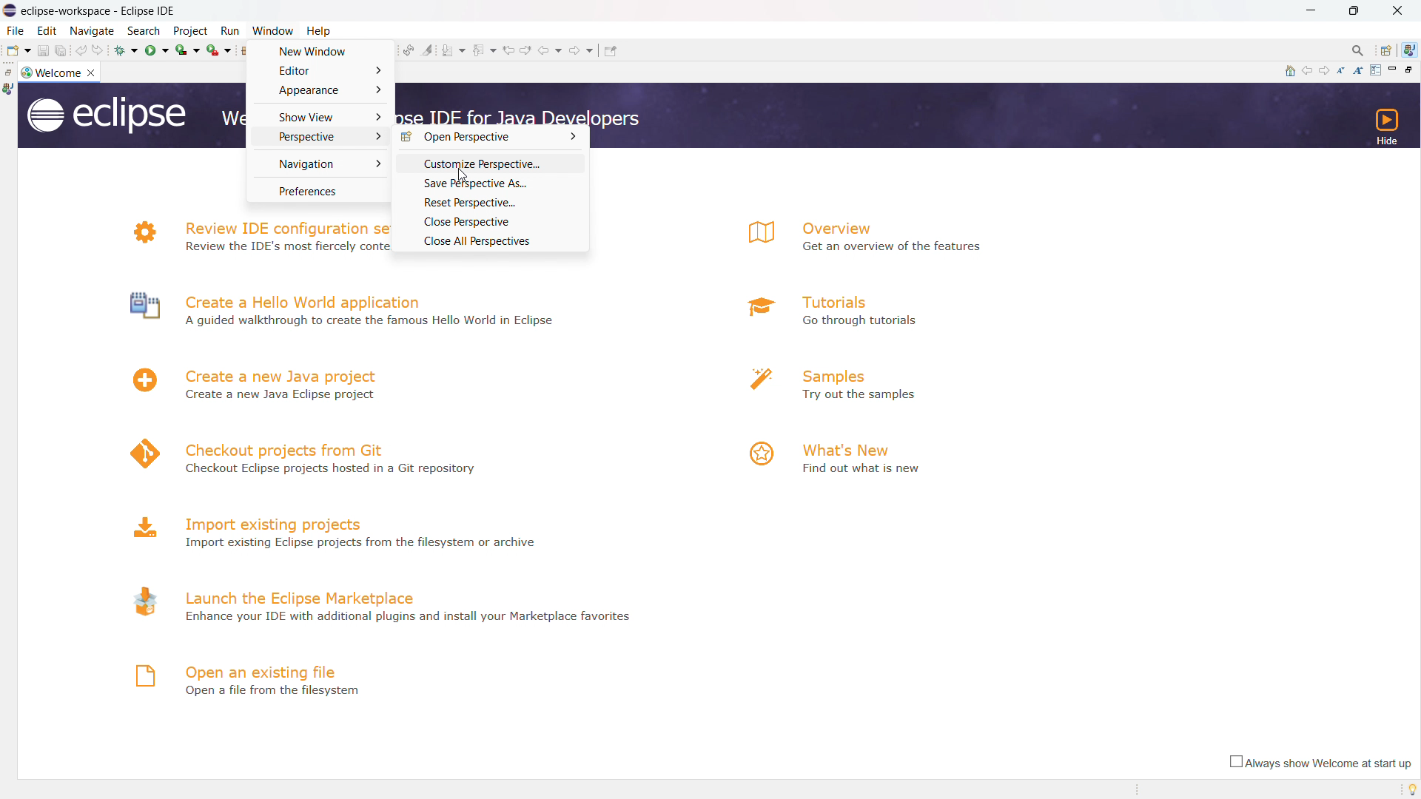  Describe the element at coordinates (141, 675) in the screenshot. I see `logo` at that location.